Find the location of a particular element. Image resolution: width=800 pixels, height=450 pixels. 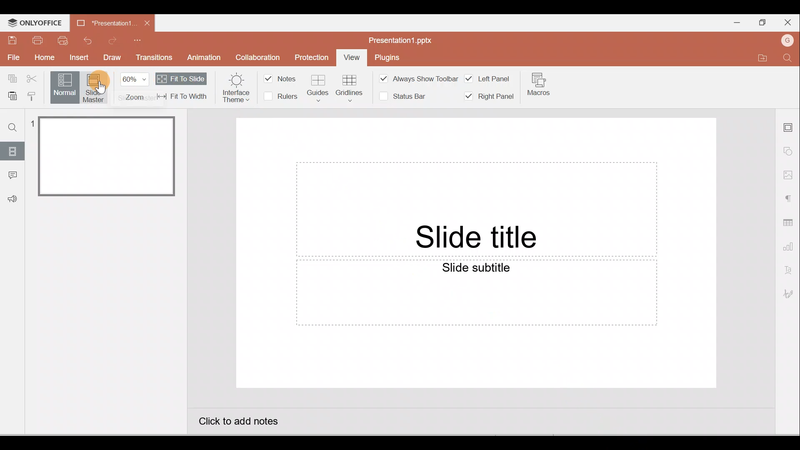

Zoom is located at coordinates (135, 88).